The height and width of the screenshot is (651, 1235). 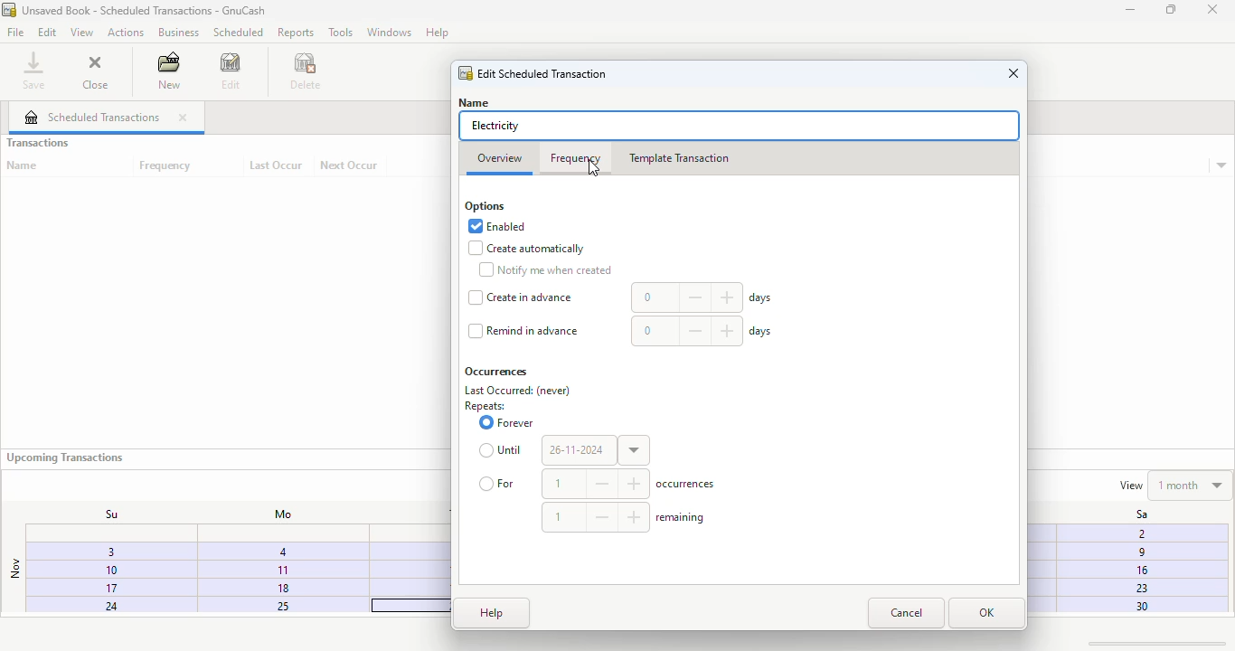 I want to click on transaction details, so click(x=1221, y=166).